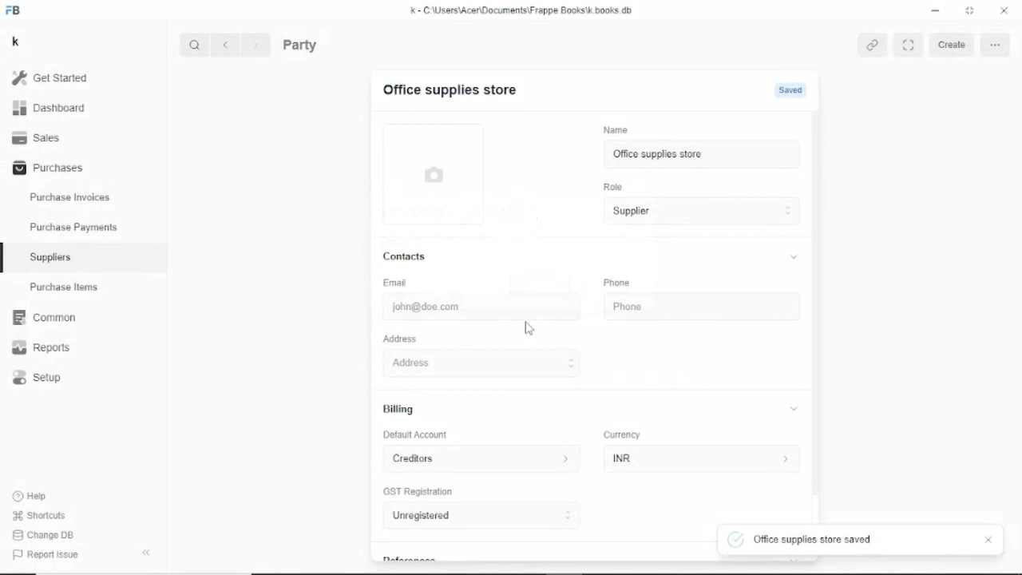  I want to click on Default account, so click(417, 435).